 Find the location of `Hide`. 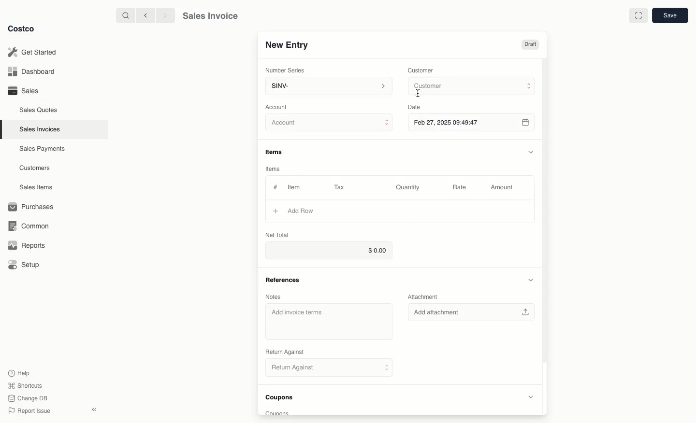

Hide is located at coordinates (531, 151).